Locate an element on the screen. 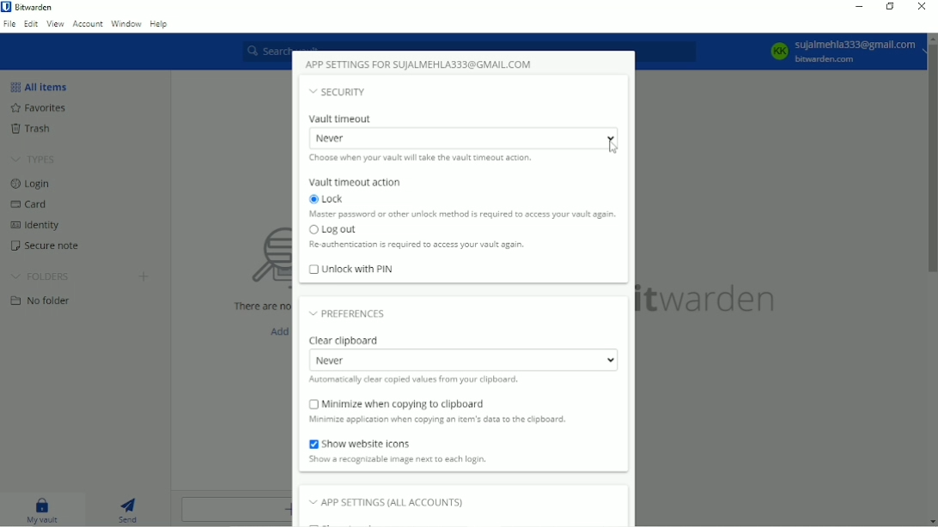 Image resolution: width=938 pixels, height=527 pixels. Never is located at coordinates (462, 138).